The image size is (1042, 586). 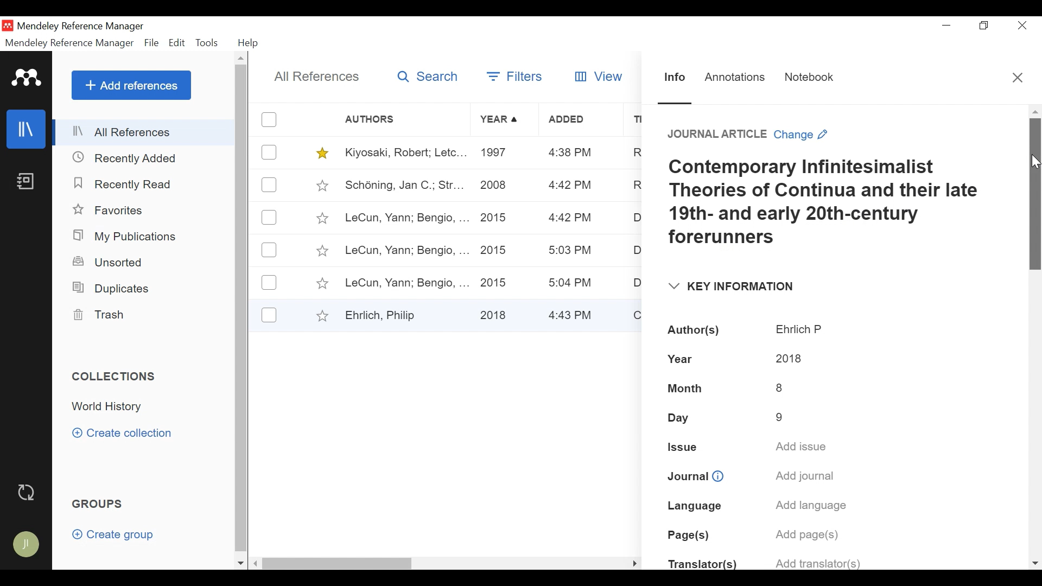 What do you see at coordinates (340, 563) in the screenshot?
I see `horizontal scroll bar` at bounding box center [340, 563].